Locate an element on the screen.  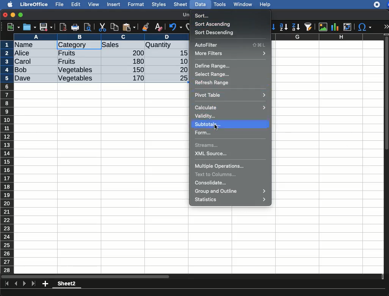
last sheet is located at coordinates (33, 284).